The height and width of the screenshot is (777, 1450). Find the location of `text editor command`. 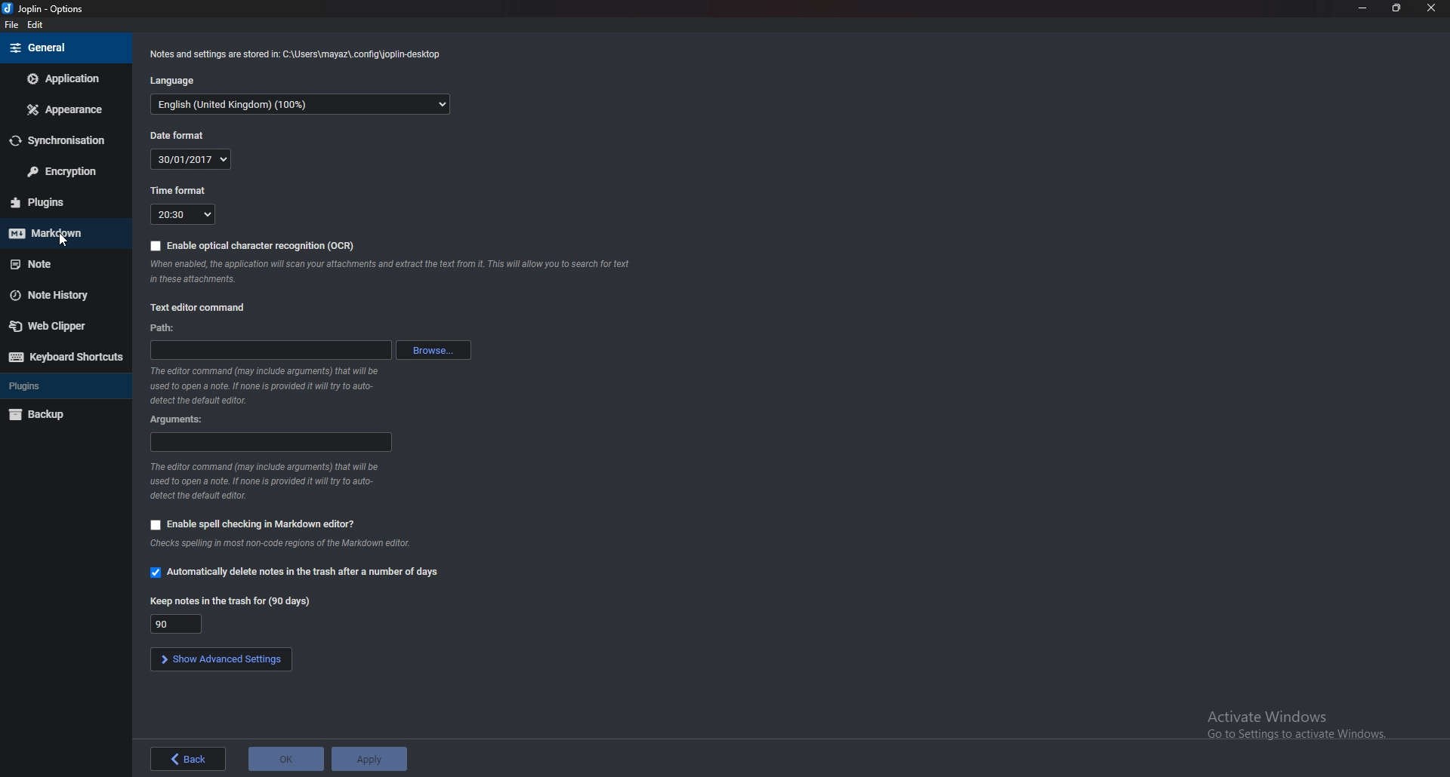

text editor command is located at coordinates (202, 308).